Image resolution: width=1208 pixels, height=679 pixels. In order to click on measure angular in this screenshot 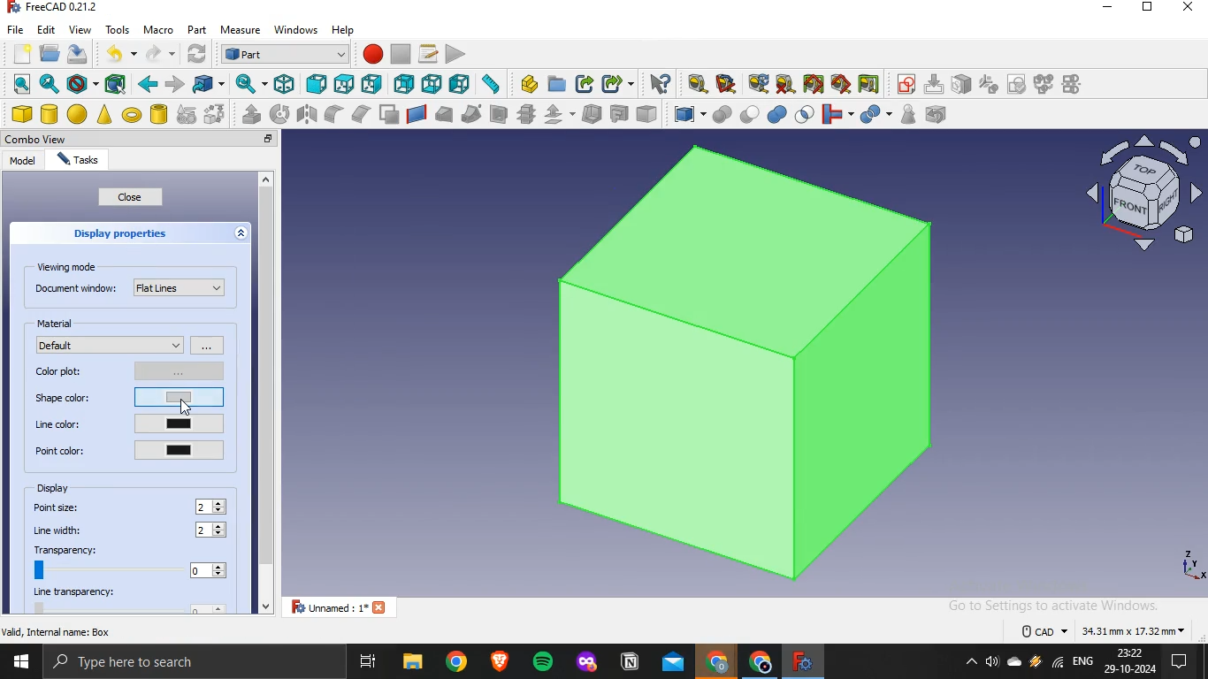, I will do `click(727, 84)`.